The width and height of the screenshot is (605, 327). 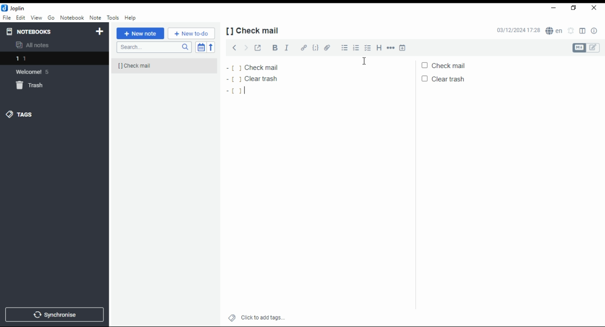 I want to click on bold, so click(x=273, y=48).